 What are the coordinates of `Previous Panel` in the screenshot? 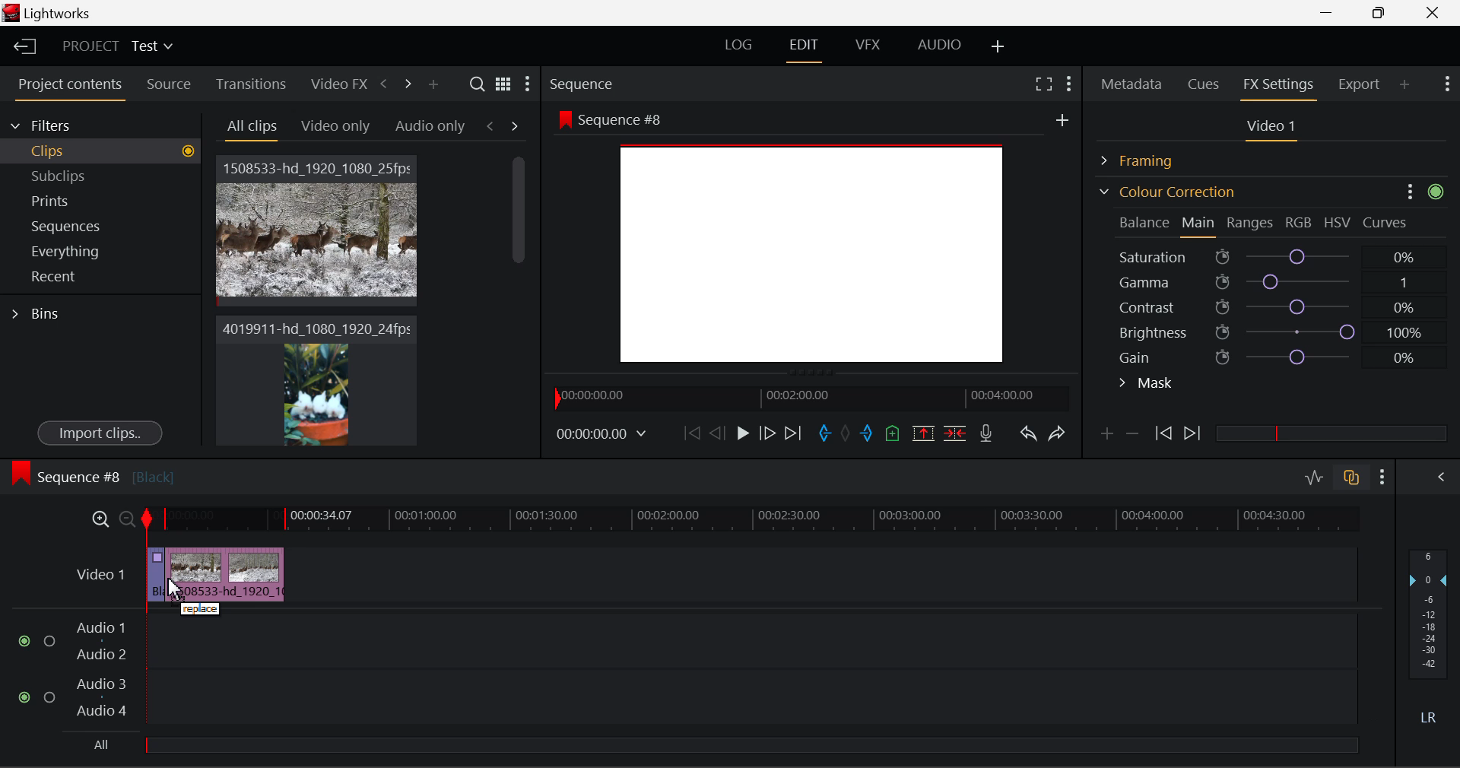 It's located at (383, 84).